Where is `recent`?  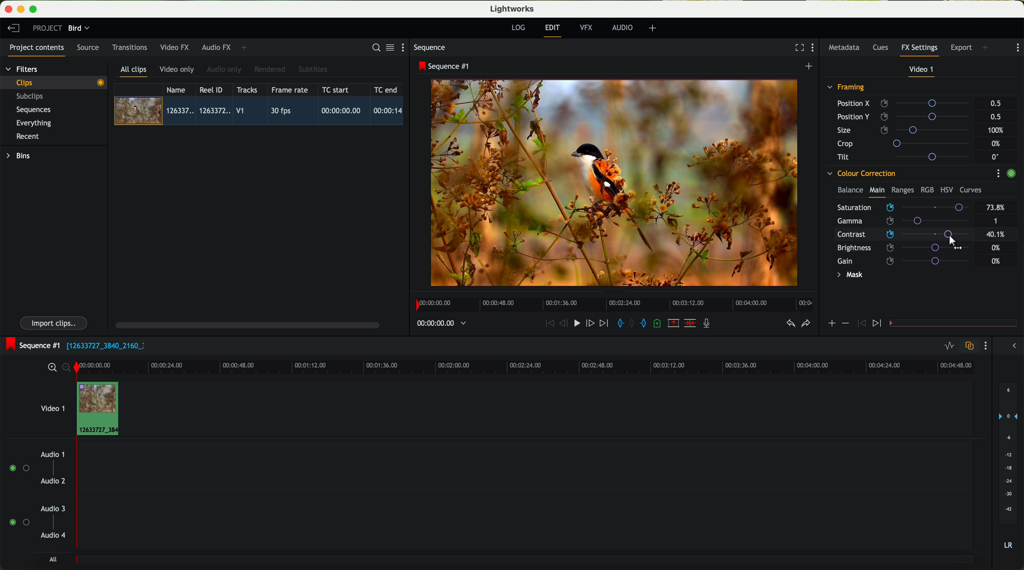
recent is located at coordinates (28, 137).